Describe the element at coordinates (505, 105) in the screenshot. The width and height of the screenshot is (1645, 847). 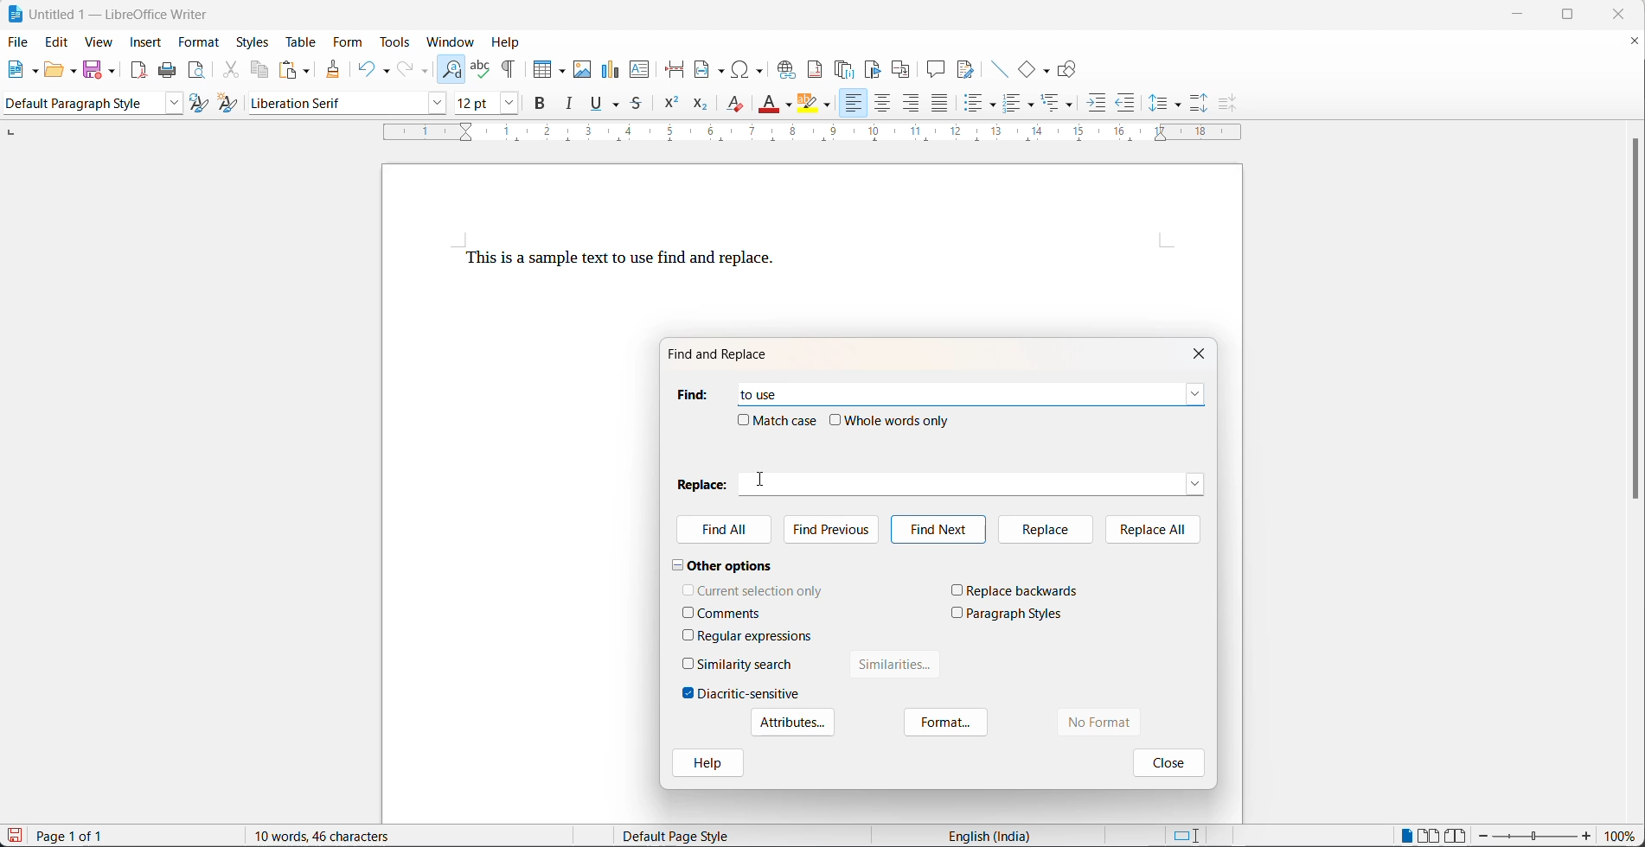
I see `font size options` at that location.